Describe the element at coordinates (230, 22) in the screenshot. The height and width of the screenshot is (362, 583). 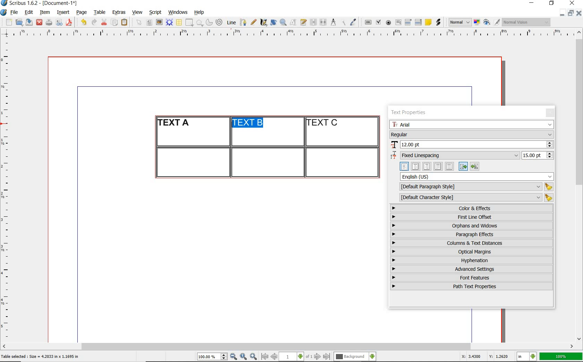
I see `line` at that location.